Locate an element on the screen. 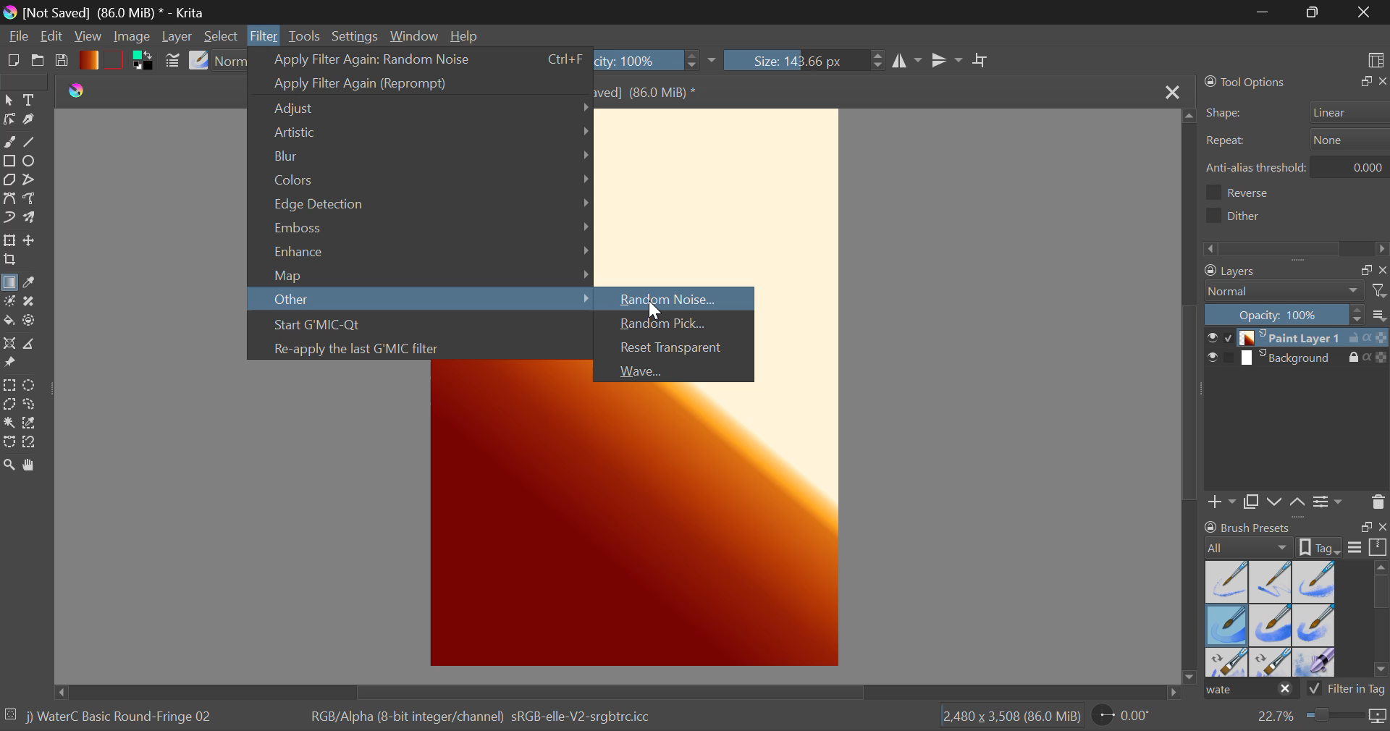 The width and height of the screenshot is (1390, 731). Page Rotation is located at coordinates (1129, 719).